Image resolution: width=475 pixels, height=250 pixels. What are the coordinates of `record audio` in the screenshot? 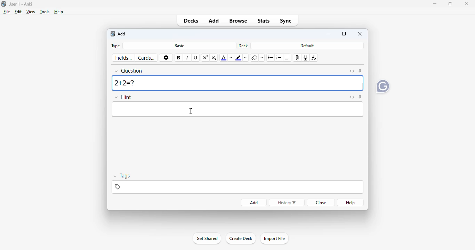 It's located at (306, 58).